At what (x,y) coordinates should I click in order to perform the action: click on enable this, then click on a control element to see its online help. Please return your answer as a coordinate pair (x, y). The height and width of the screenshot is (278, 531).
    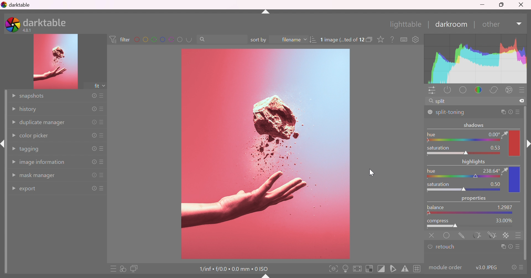
    Looking at the image, I should click on (392, 39).